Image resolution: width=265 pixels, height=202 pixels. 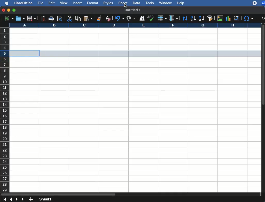 What do you see at coordinates (16, 199) in the screenshot?
I see `next sheet` at bounding box center [16, 199].